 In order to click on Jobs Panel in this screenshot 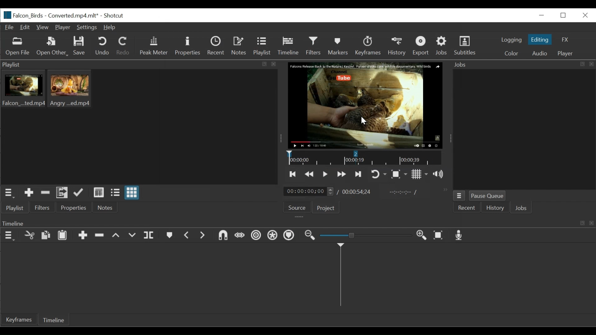, I will do `click(522, 65)`.